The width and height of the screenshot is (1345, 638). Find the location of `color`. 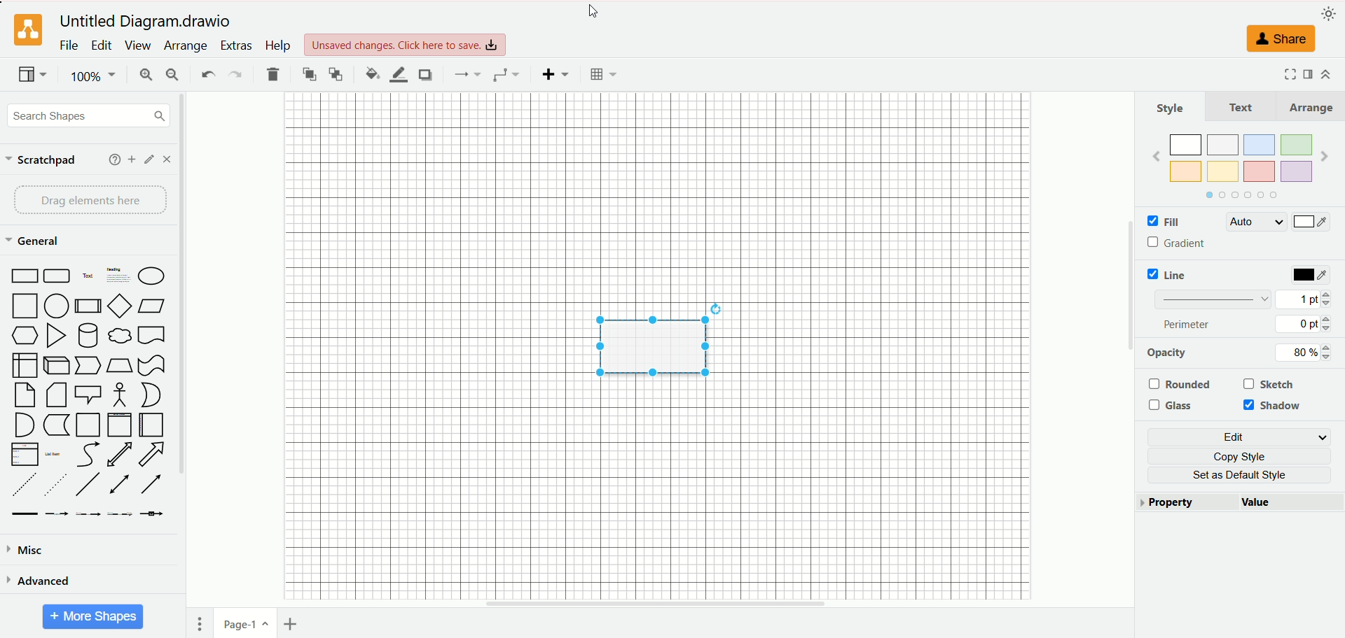

color is located at coordinates (1311, 223).